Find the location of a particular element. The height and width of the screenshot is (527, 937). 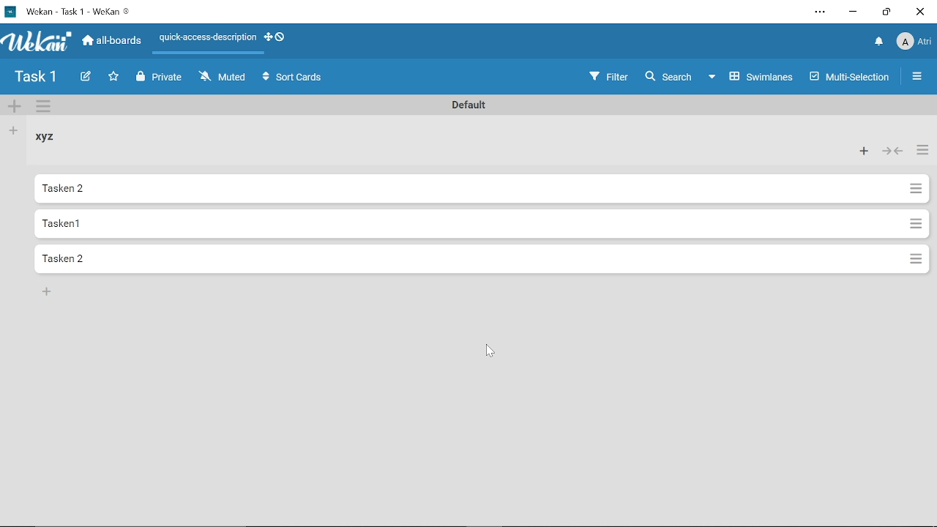

Rename is located at coordinates (466, 104).